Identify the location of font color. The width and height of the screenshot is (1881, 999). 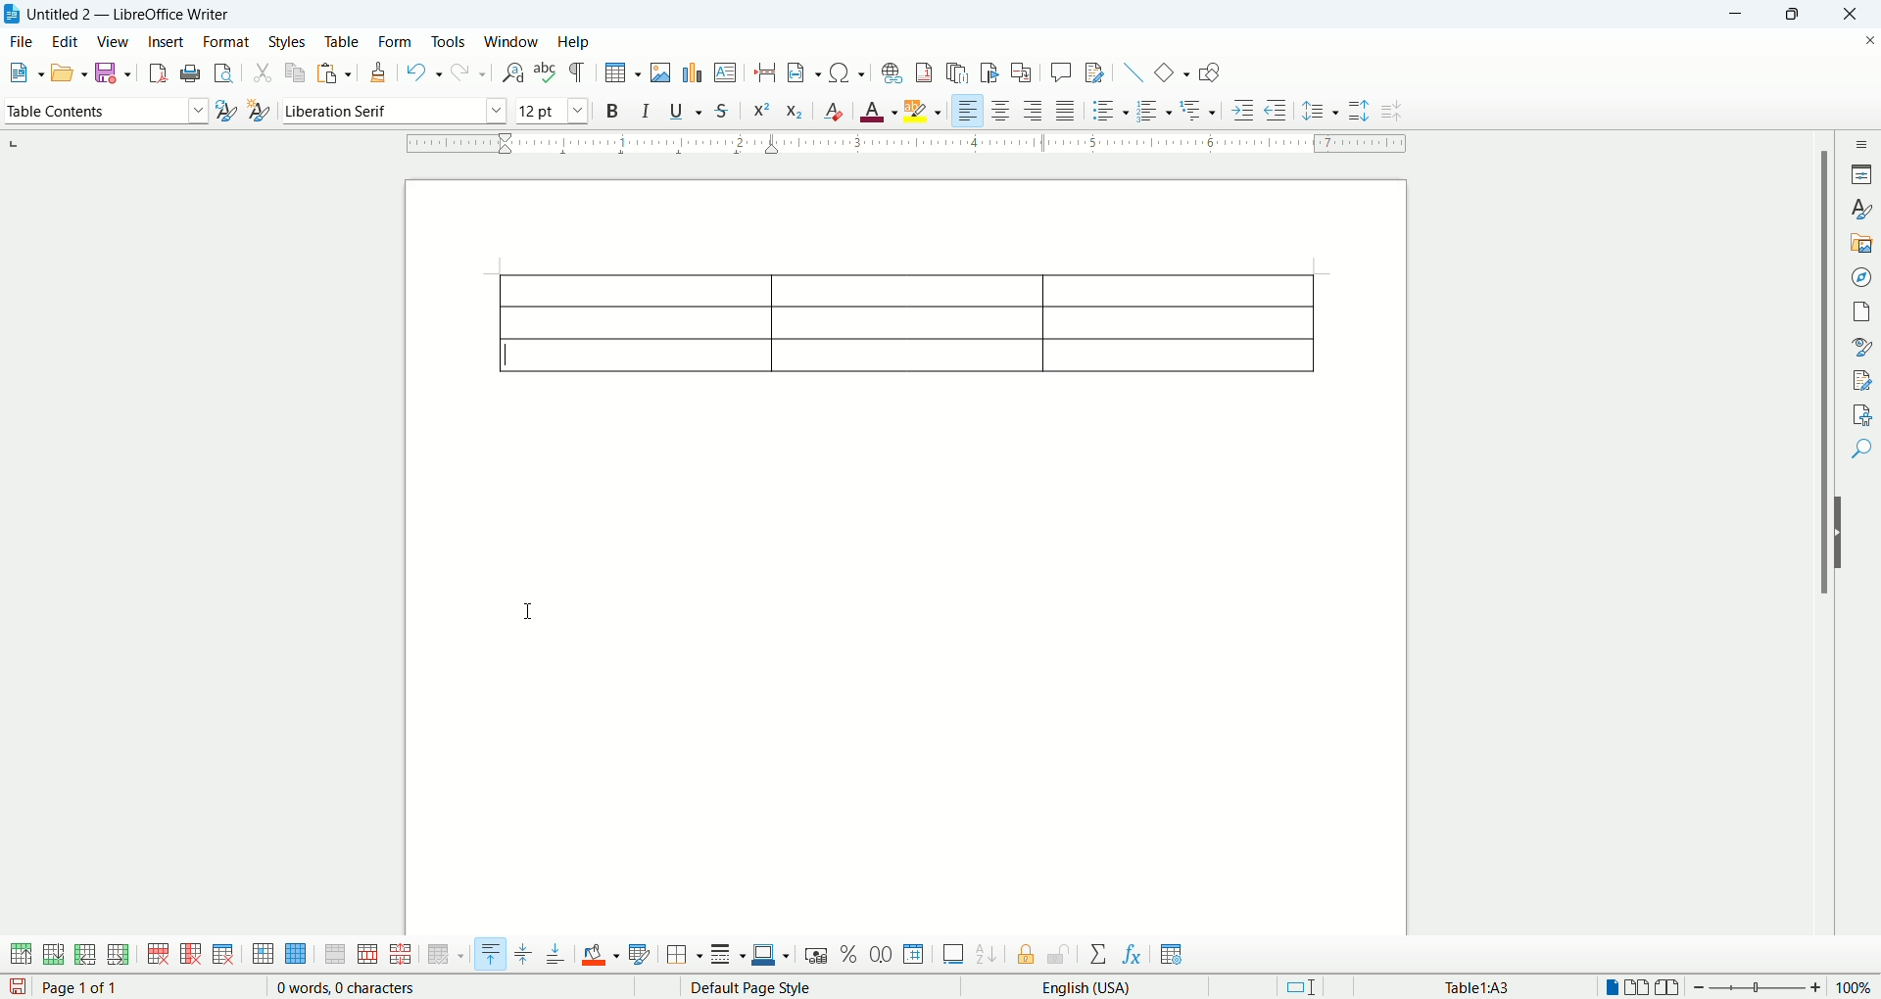
(879, 112).